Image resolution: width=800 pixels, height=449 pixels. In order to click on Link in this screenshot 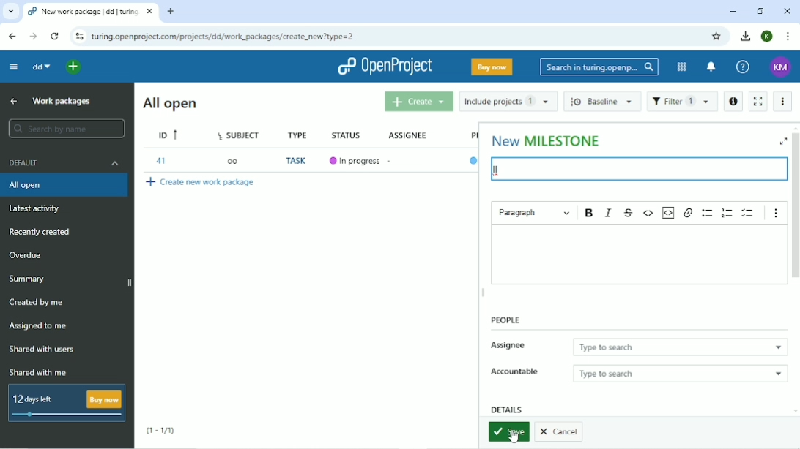, I will do `click(688, 214)`.